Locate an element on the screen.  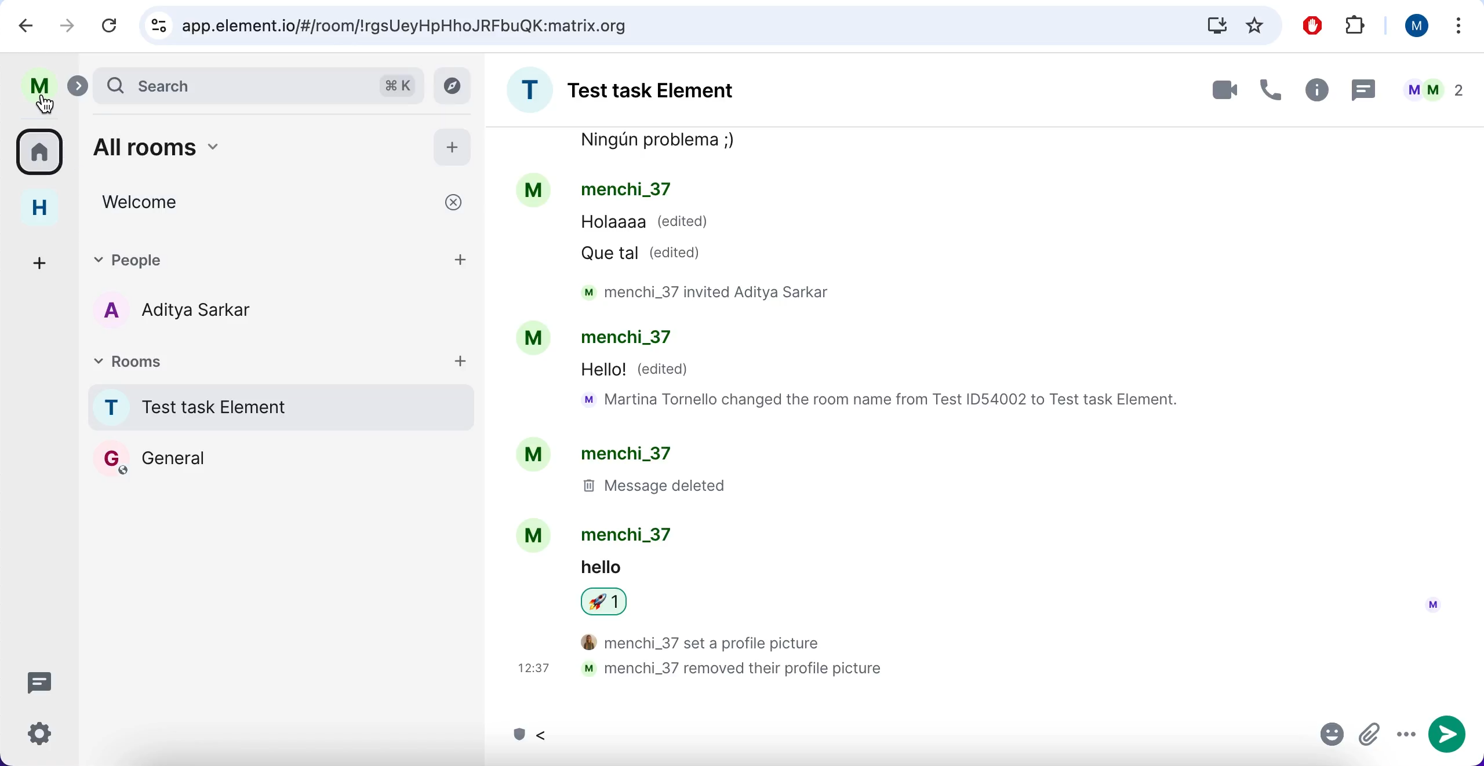
add is located at coordinates (467, 366).